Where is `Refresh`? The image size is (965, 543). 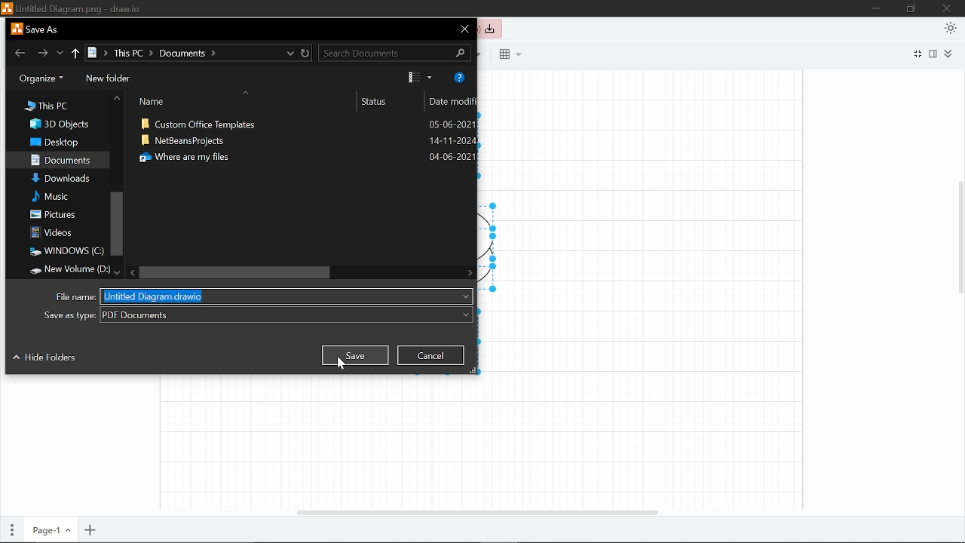
Refresh is located at coordinates (308, 52).